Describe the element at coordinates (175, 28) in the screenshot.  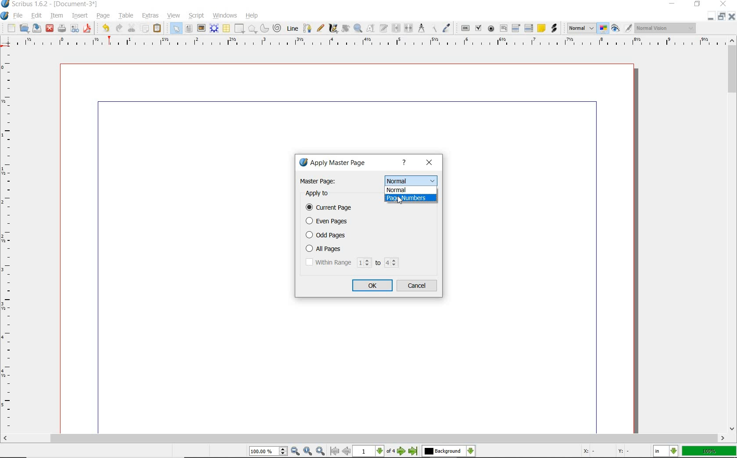
I see `select` at that location.